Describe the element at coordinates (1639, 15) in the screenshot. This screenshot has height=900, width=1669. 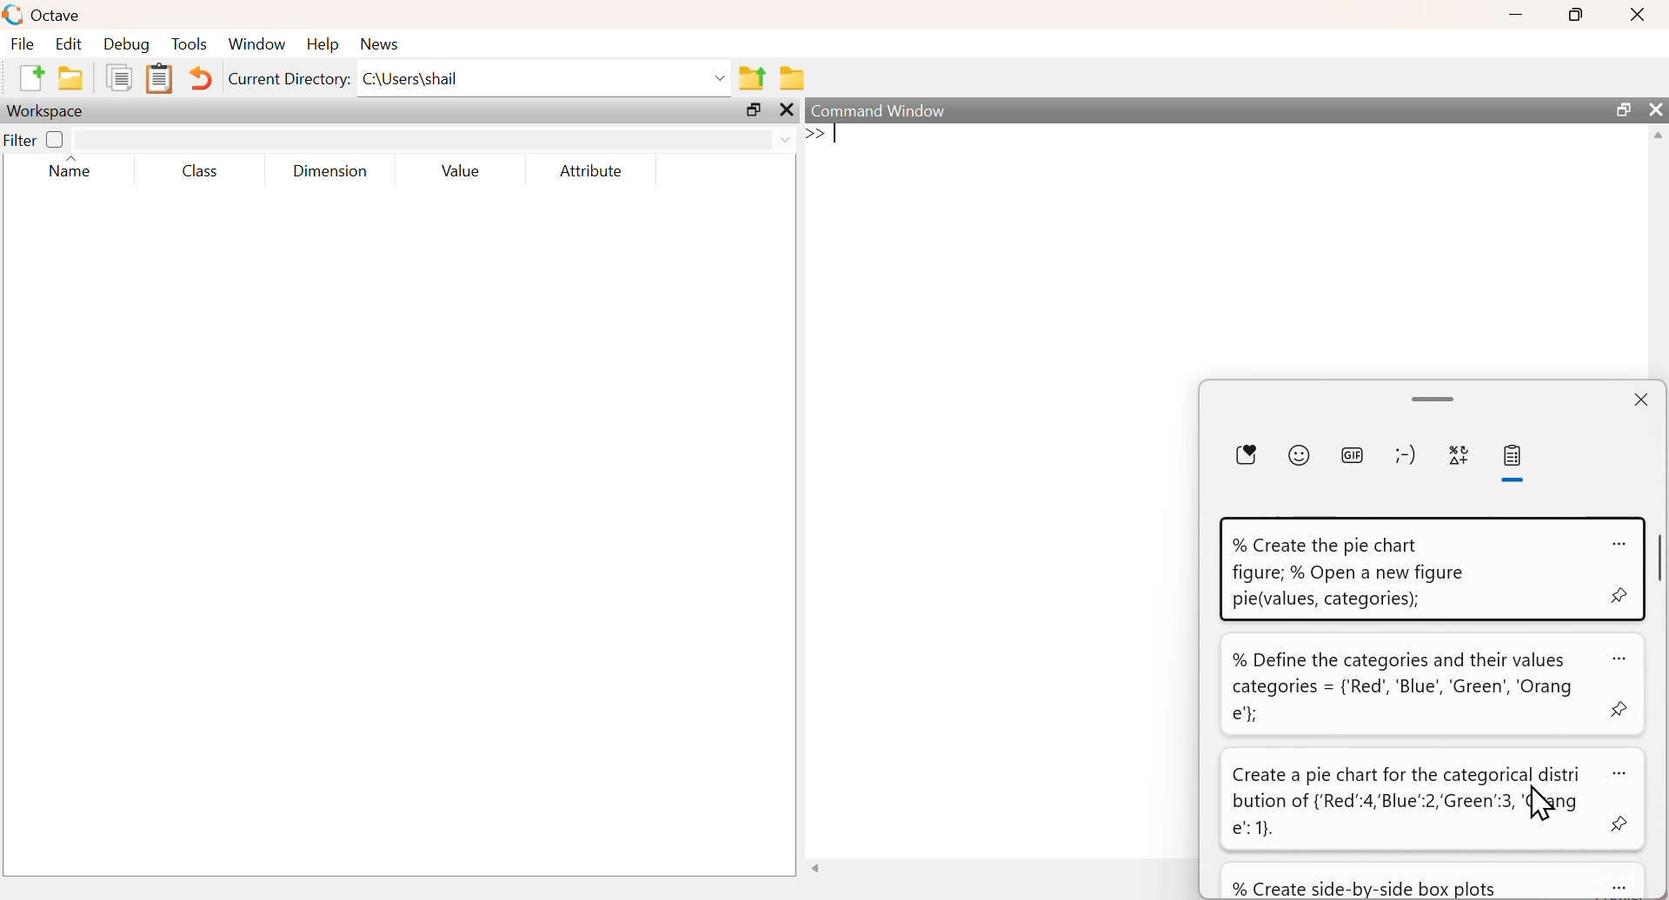
I see `close` at that location.